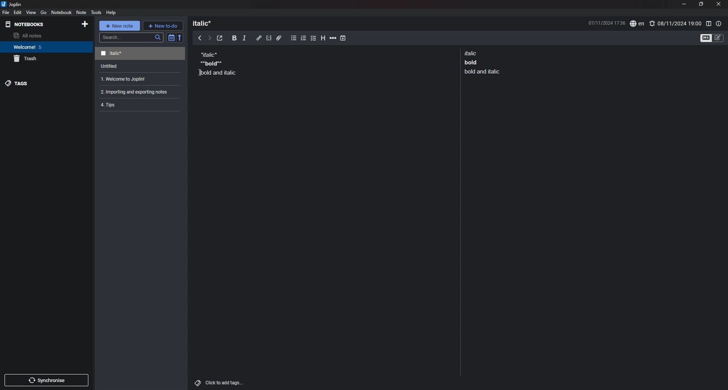  I want to click on date and time, so click(606, 22).